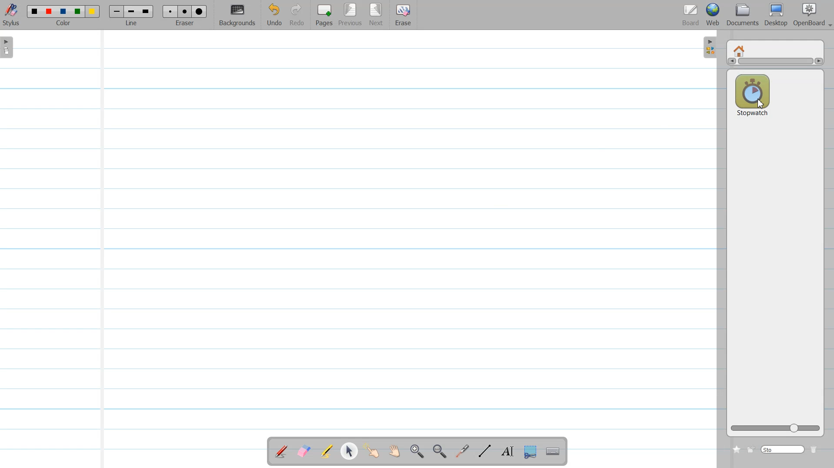 The width and height of the screenshot is (834, 468). I want to click on Highlight, so click(326, 451).